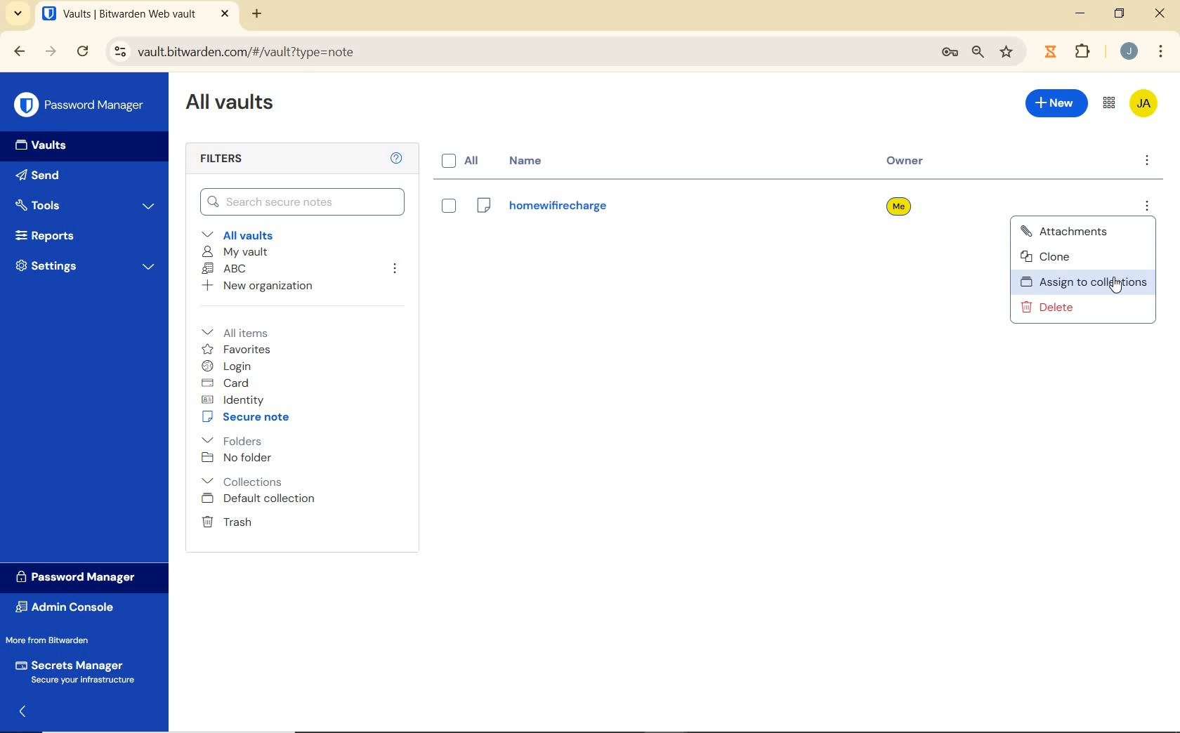  Describe the element at coordinates (86, 204) in the screenshot. I see `Tools` at that location.